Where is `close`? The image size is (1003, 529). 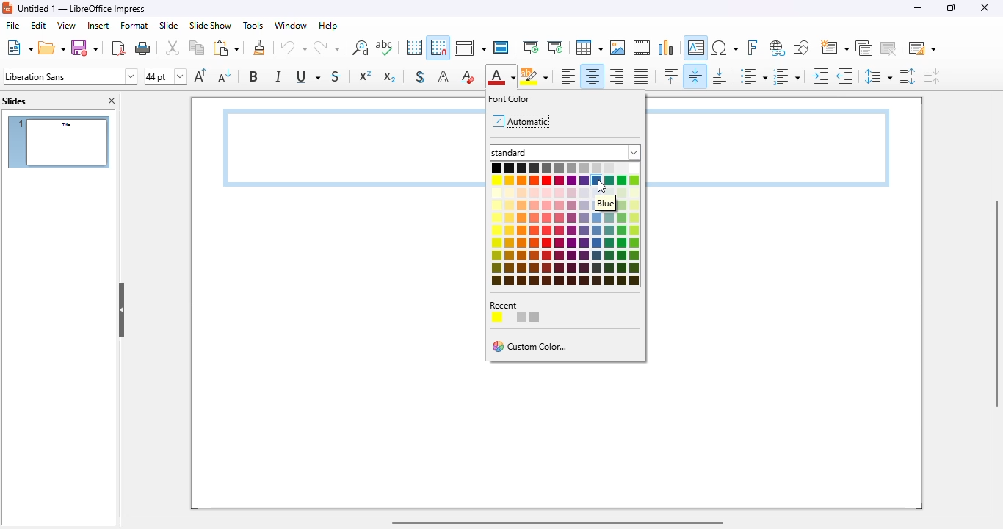
close is located at coordinates (985, 7).